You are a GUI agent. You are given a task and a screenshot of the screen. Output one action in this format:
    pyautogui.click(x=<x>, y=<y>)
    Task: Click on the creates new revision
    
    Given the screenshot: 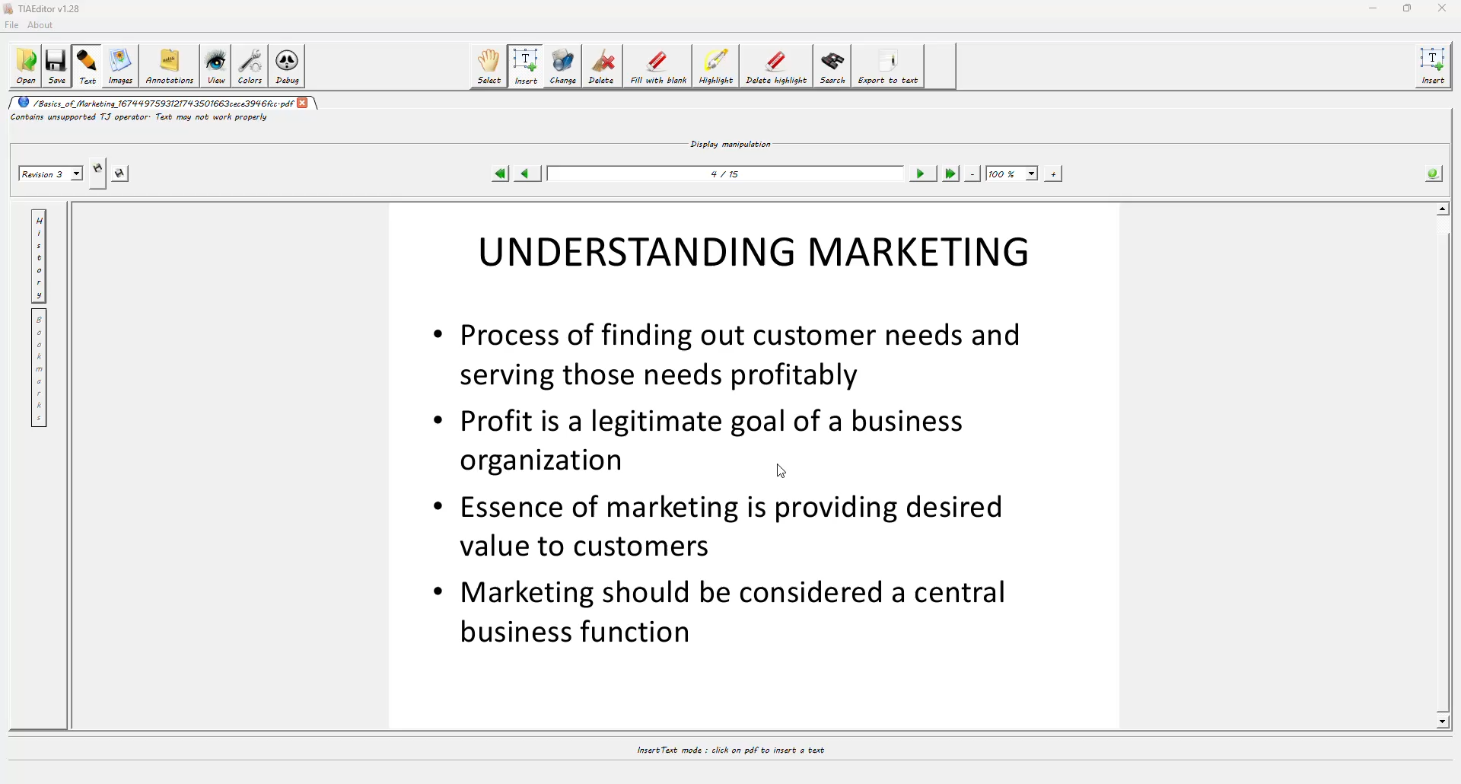 What is the action you would take?
    pyautogui.click(x=97, y=167)
    